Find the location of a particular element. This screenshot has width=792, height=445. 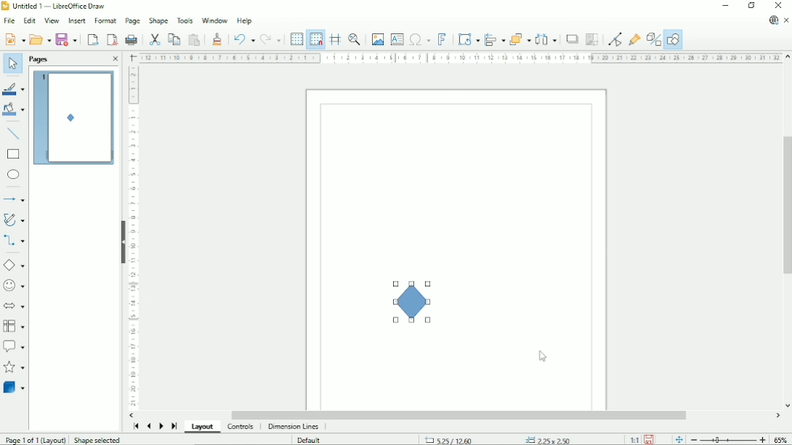

Restore down is located at coordinates (751, 5).